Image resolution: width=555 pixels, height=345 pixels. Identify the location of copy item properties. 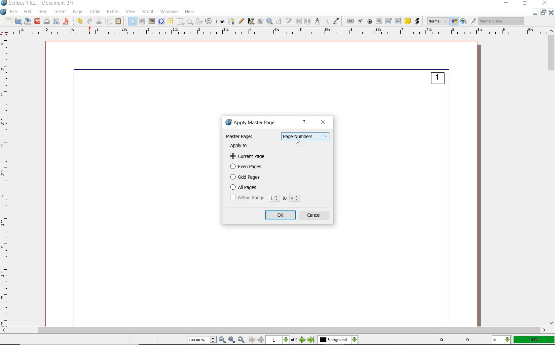
(326, 21).